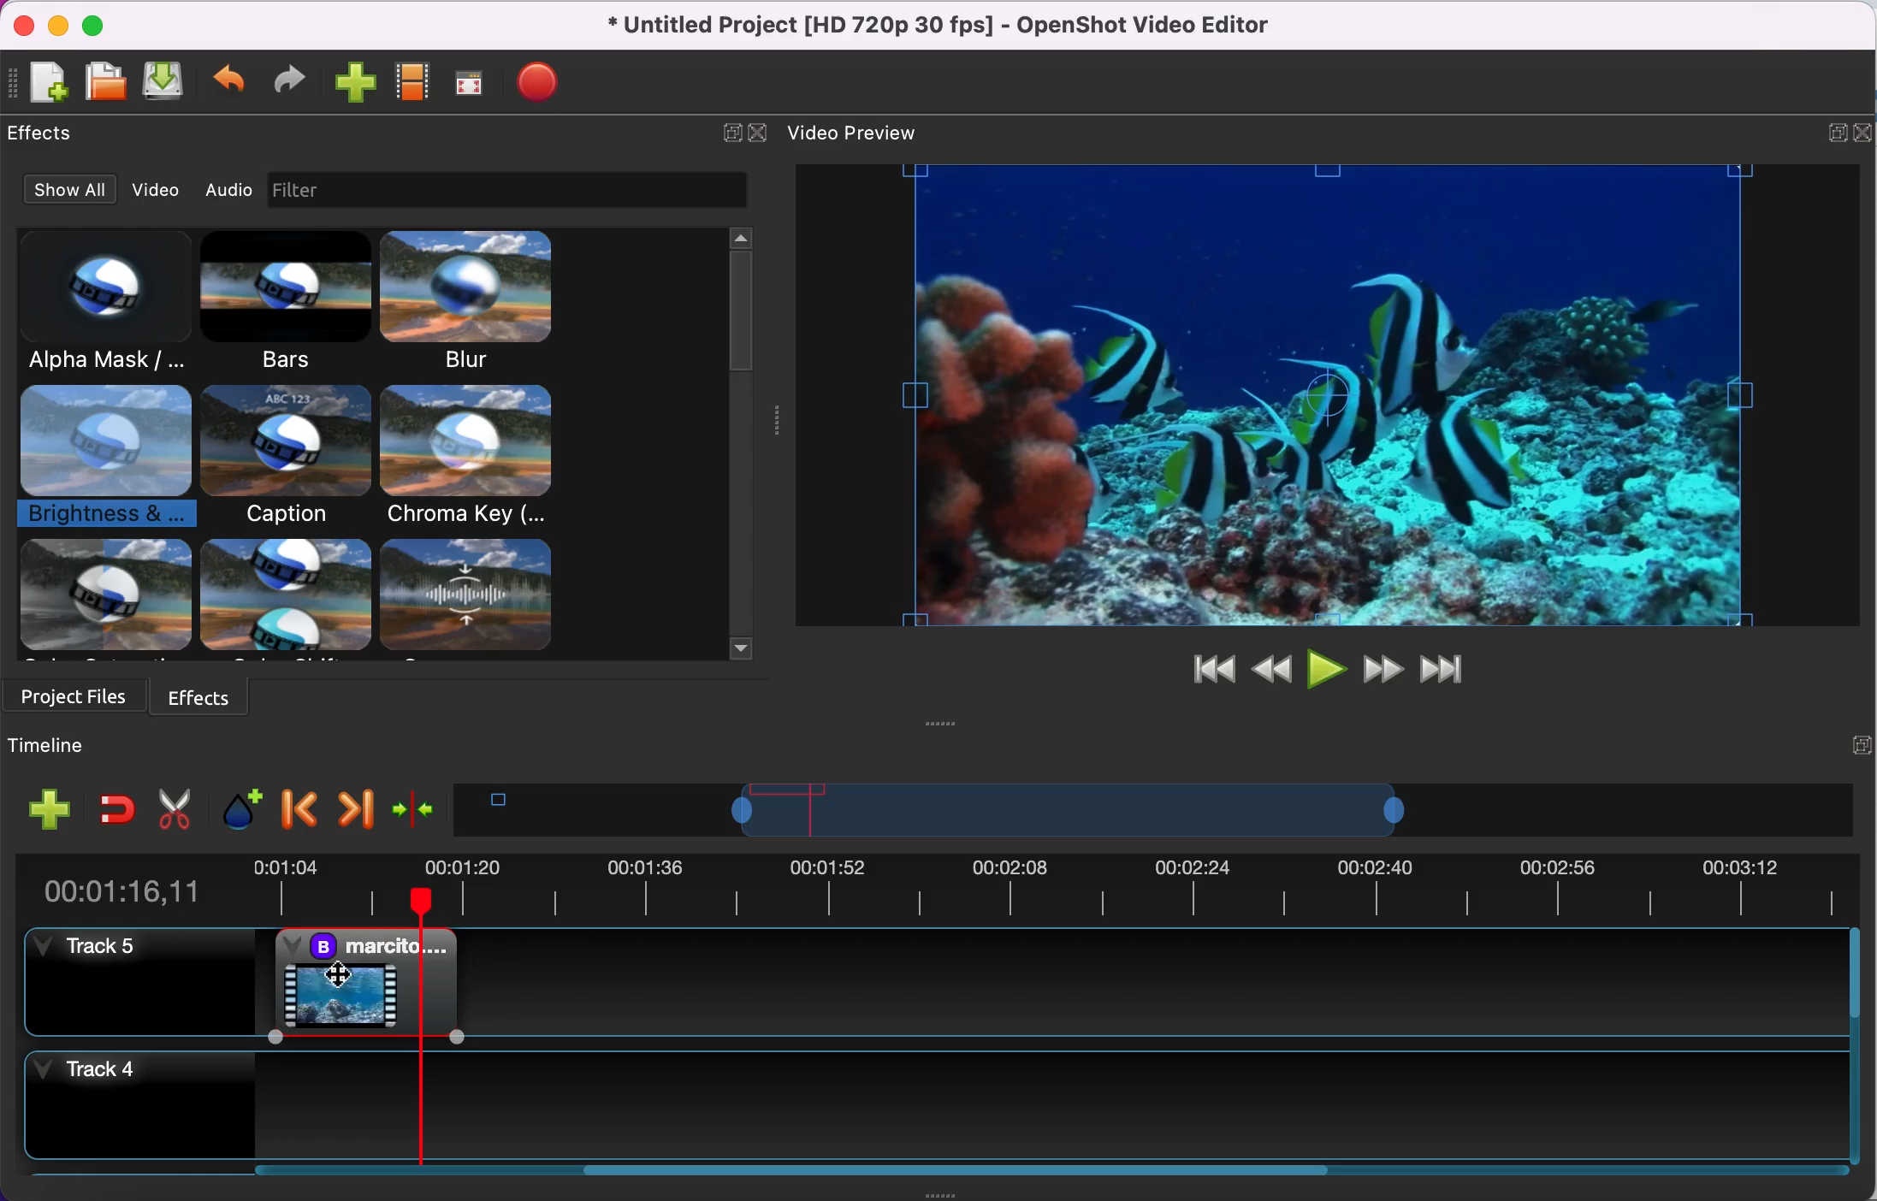 Image resolution: width=1877 pixels, height=1201 pixels. I want to click on fullscreen, so click(467, 86).